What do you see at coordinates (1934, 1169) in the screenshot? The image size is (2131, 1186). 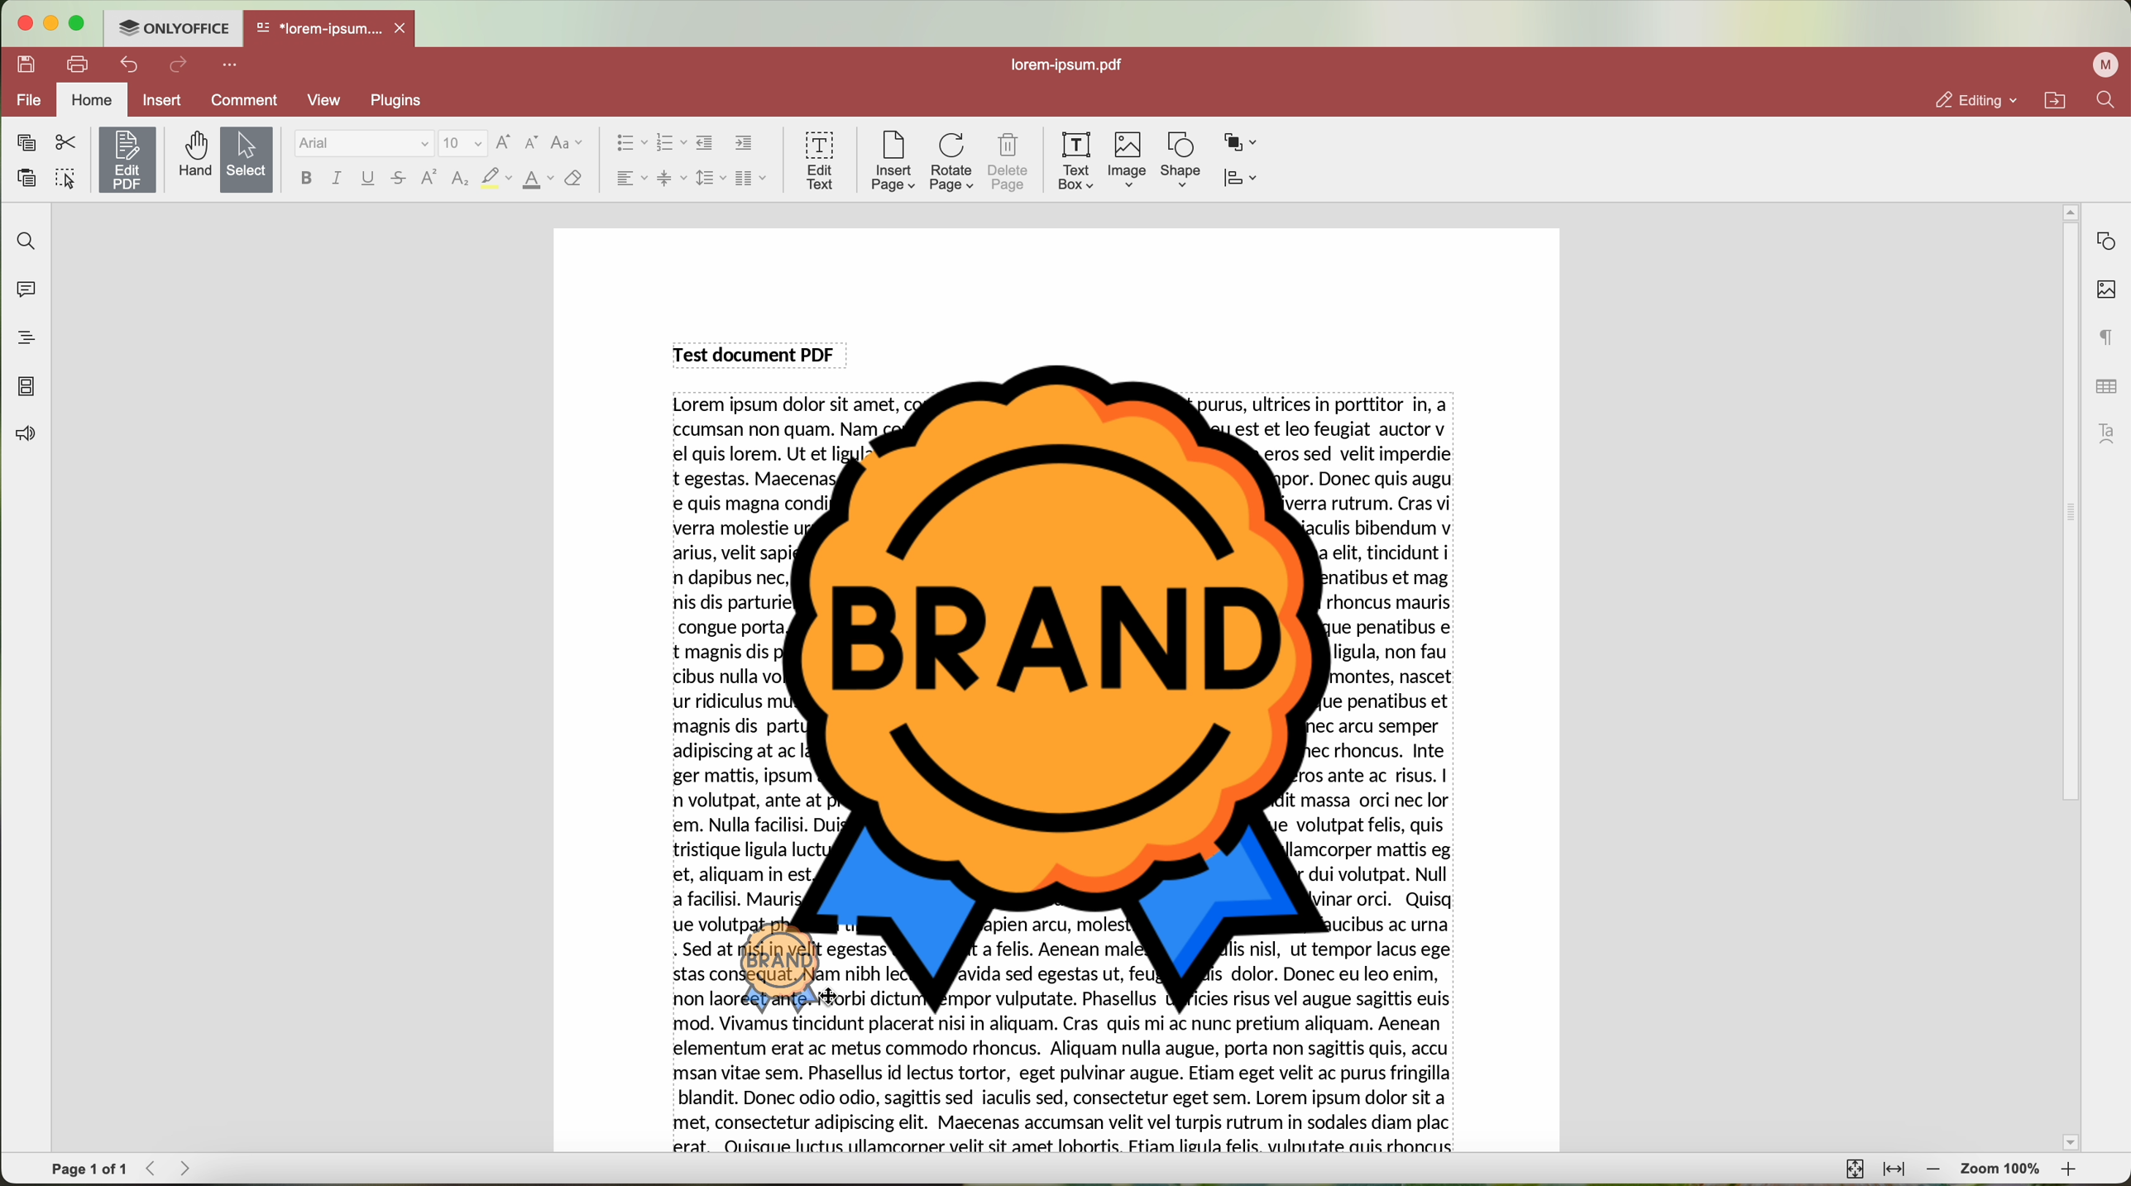 I see `zoom out` at bounding box center [1934, 1169].